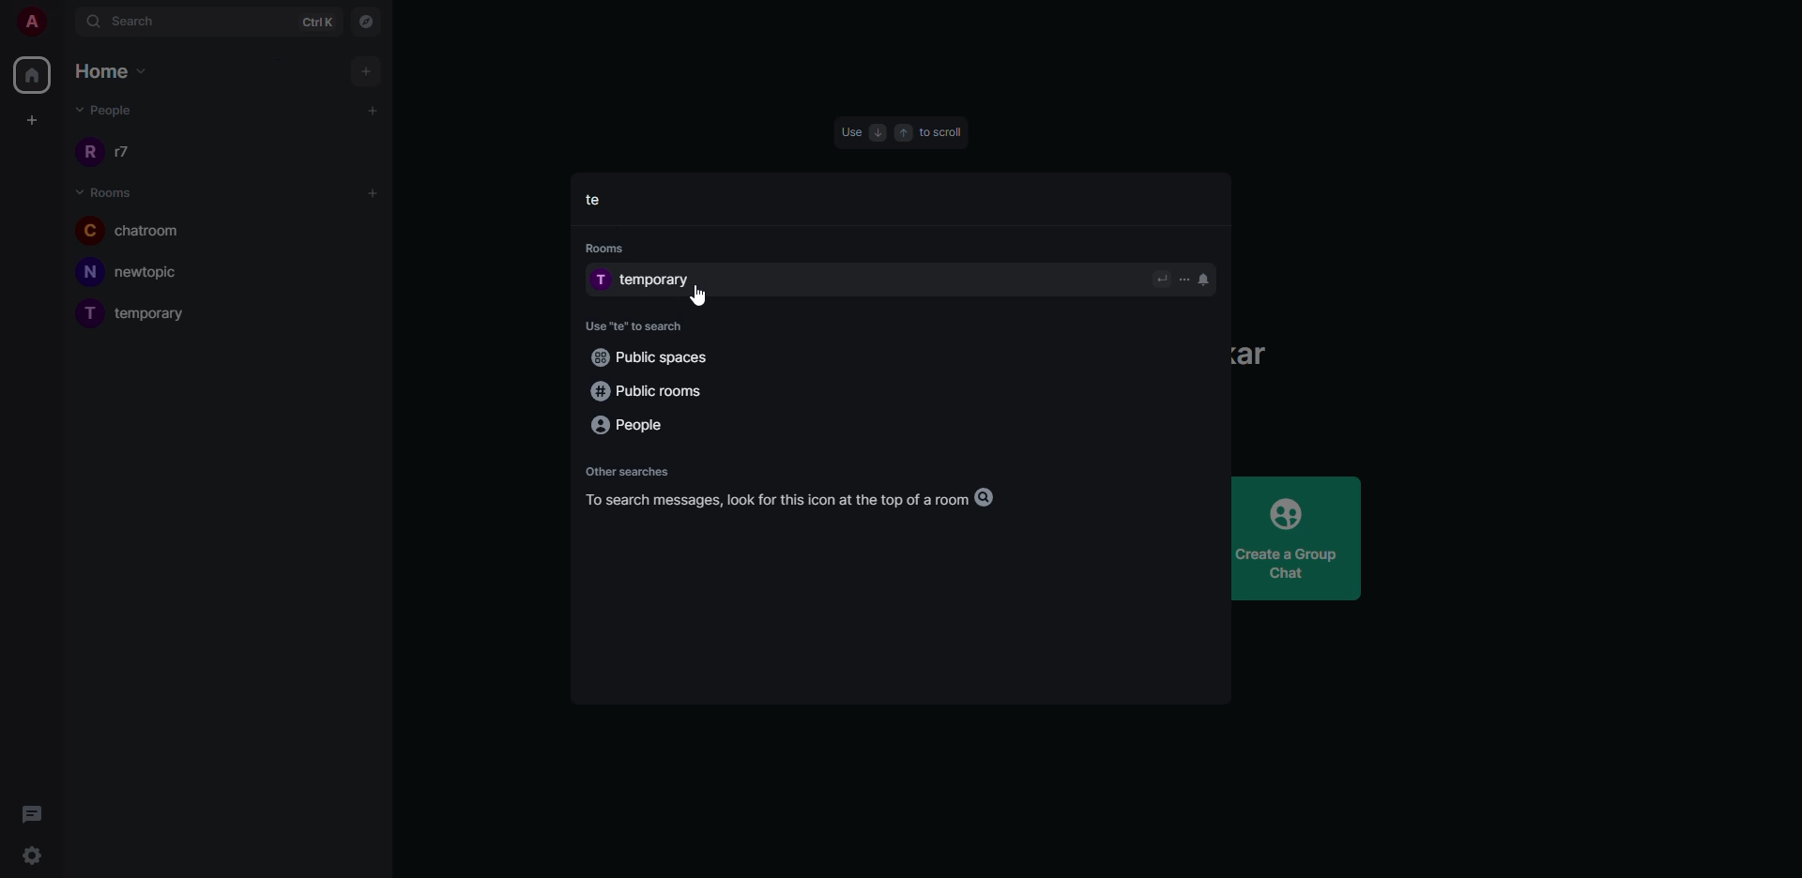 This screenshot has width=1802, height=878. Describe the element at coordinates (141, 273) in the screenshot. I see `room` at that location.